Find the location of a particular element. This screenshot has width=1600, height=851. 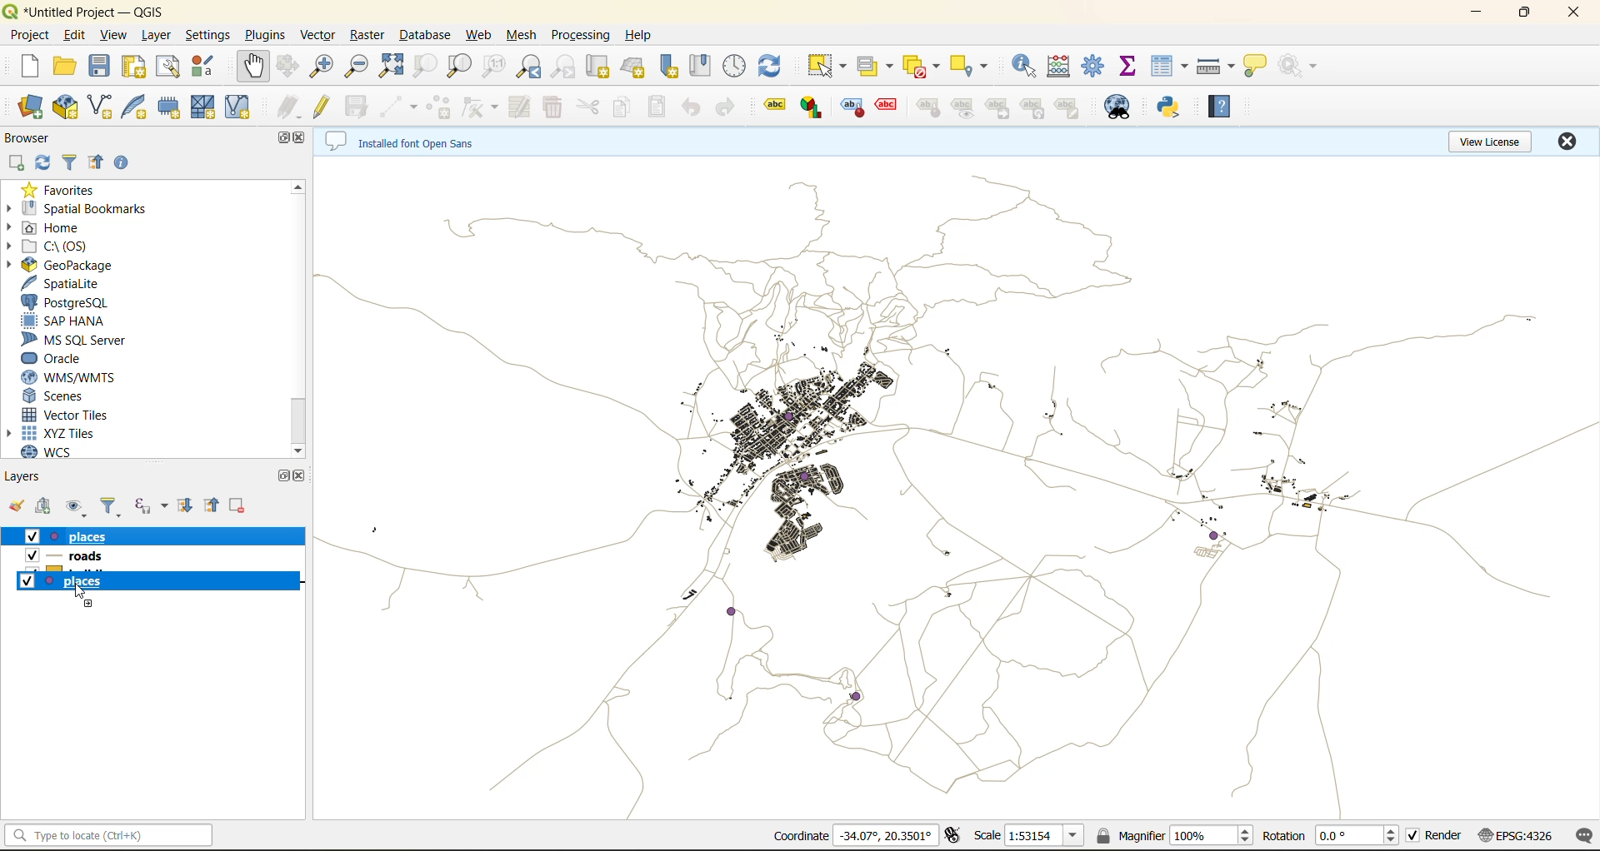

open data source manager is located at coordinates (29, 110).